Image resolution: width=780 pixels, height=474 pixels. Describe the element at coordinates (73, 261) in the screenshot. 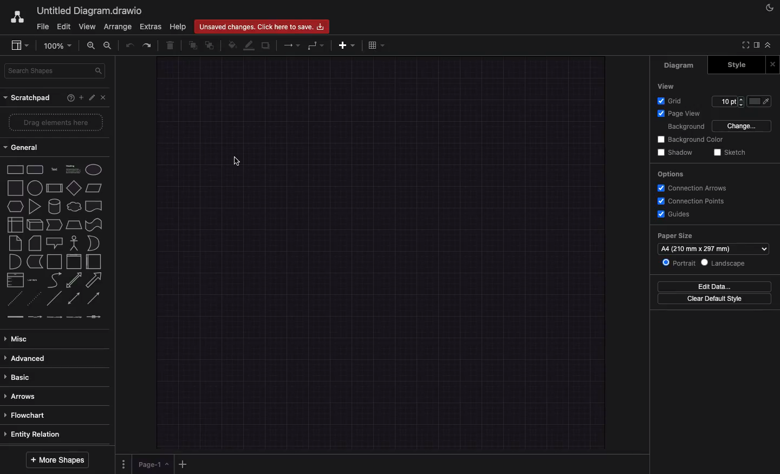

I see `vertical container` at that location.